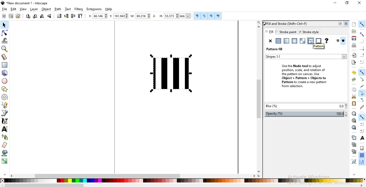 Image resolution: width=366 pixels, height=187 pixels. I want to click on scrollbar, so click(259, 98).